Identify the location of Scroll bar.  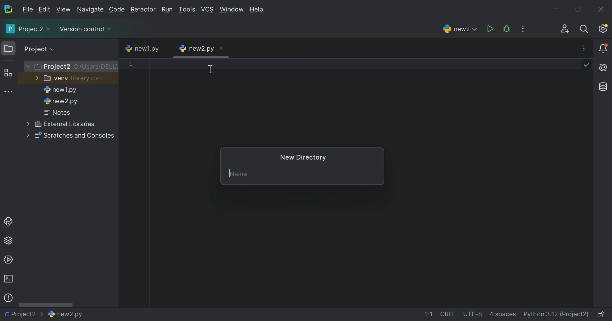
(47, 304).